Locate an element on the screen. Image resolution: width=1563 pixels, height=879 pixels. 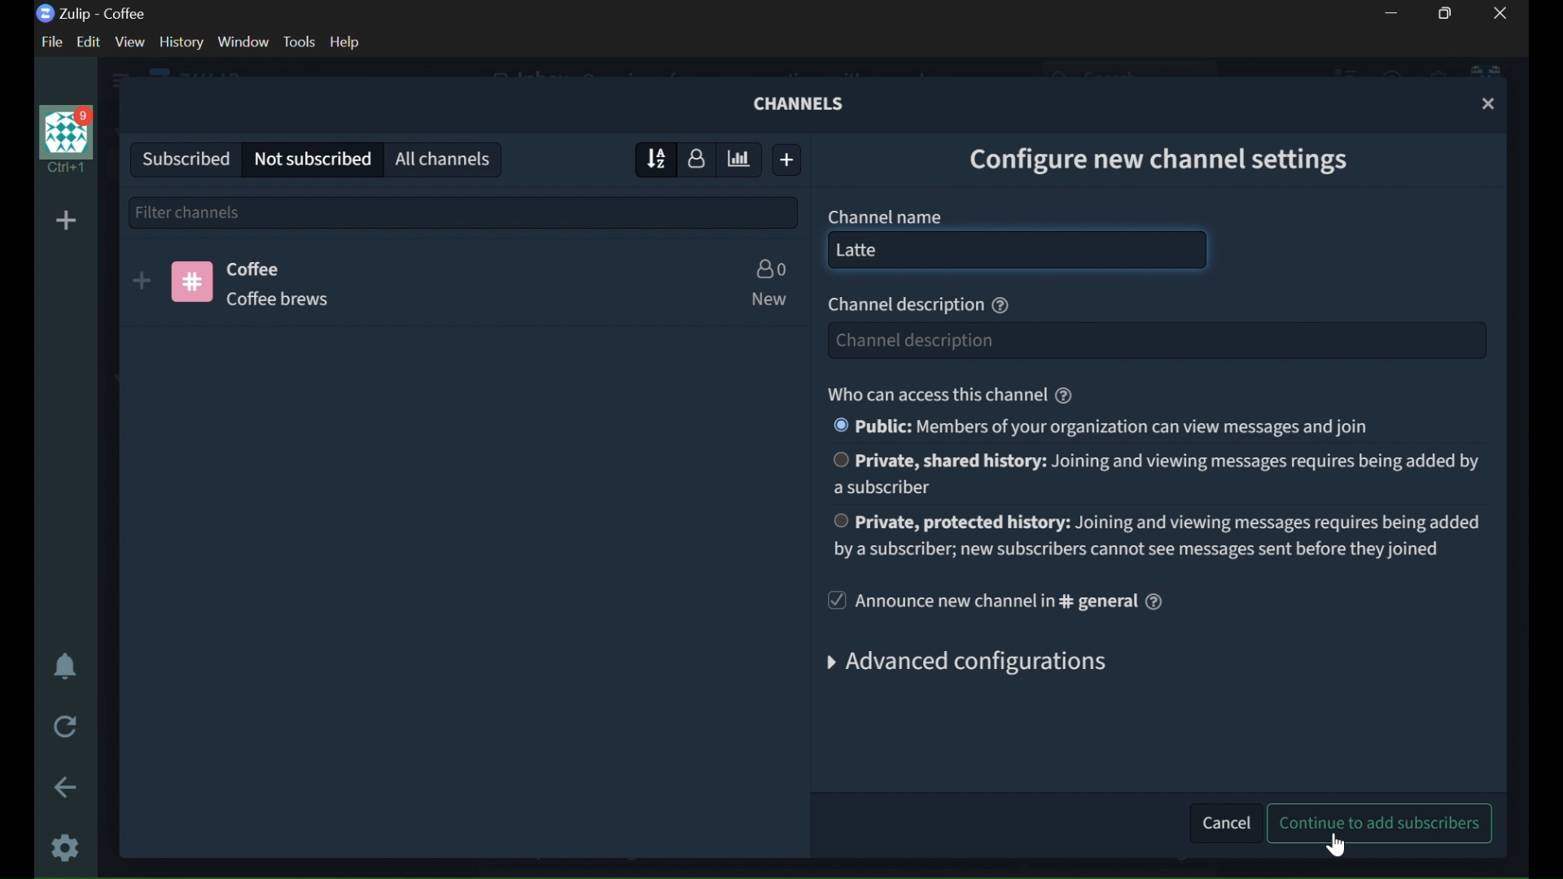
USER PROFILE is located at coordinates (63, 139).